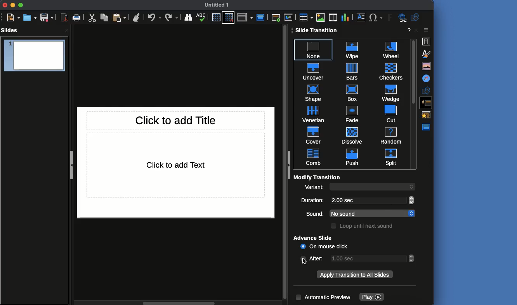  What do you see at coordinates (325, 247) in the screenshot?
I see `On mouse click` at bounding box center [325, 247].